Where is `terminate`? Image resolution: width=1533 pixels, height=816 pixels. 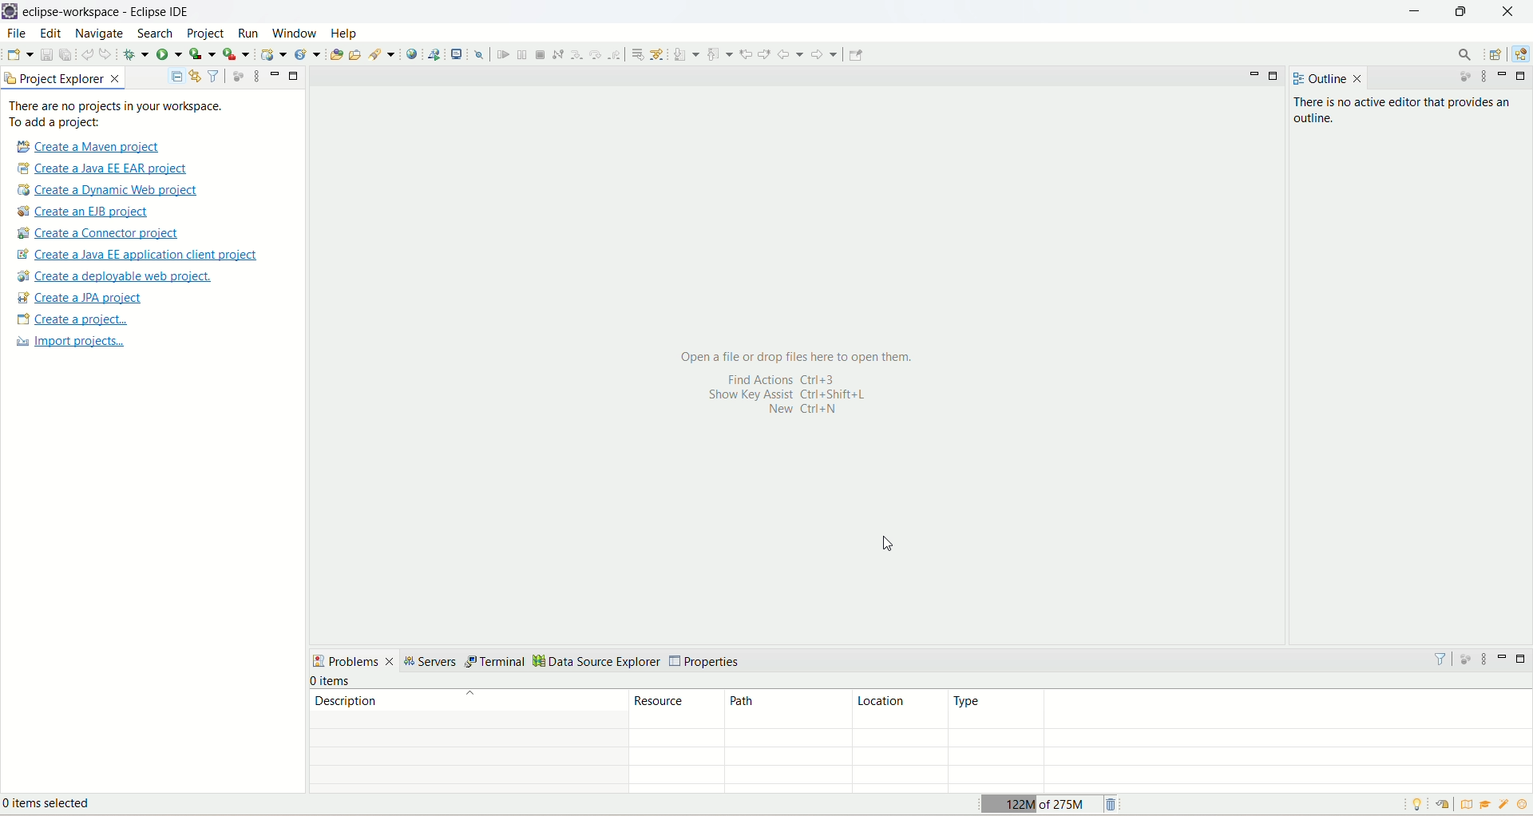
terminate is located at coordinates (542, 54).